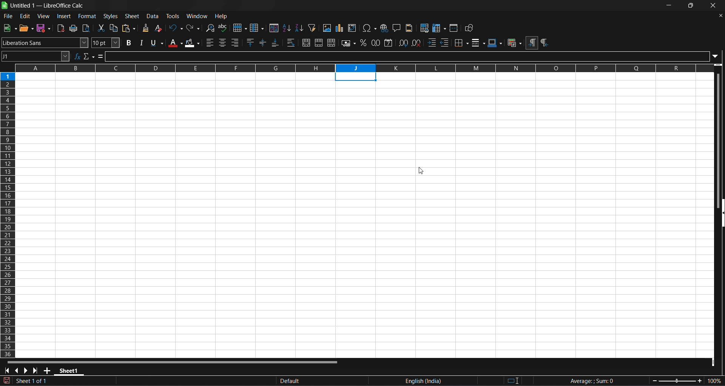 Image resolution: width=725 pixels, height=386 pixels. Describe the element at coordinates (173, 15) in the screenshot. I see `tools` at that location.